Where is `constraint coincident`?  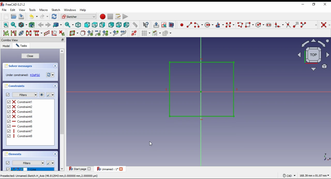
constraint coincident is located at coordinates (325, 25).